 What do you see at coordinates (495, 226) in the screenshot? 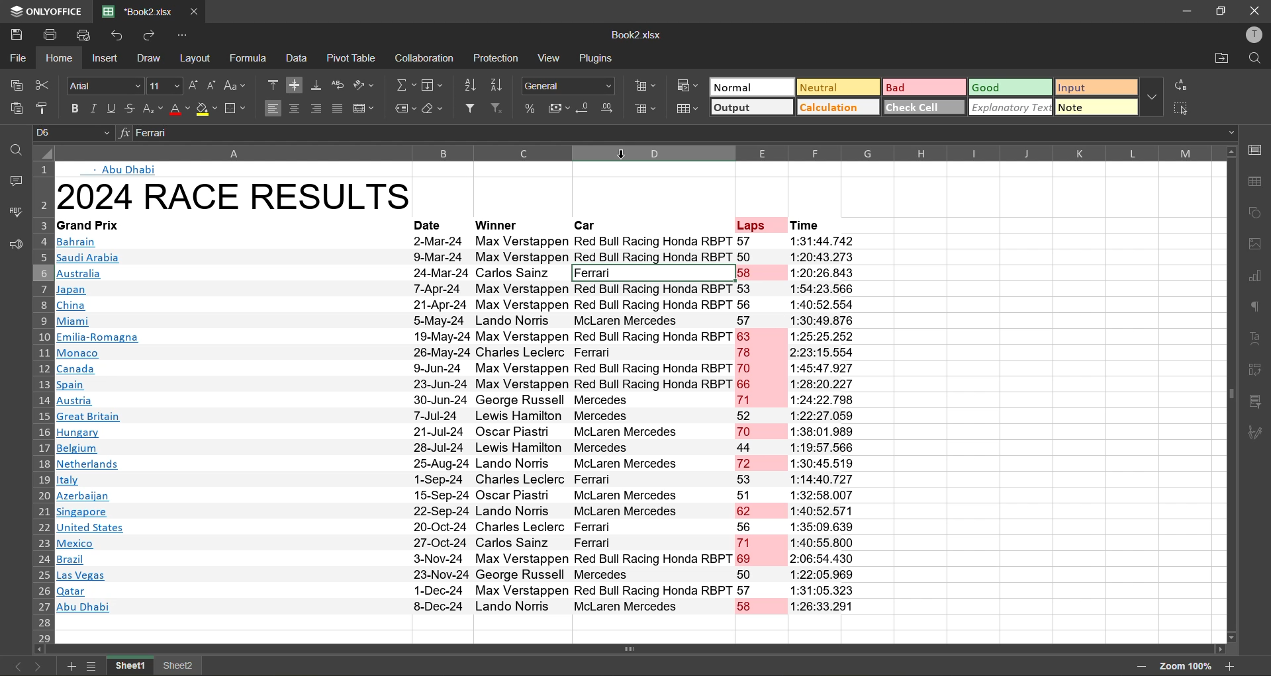
I see `‘Winner` at bounding box center [495, 226].